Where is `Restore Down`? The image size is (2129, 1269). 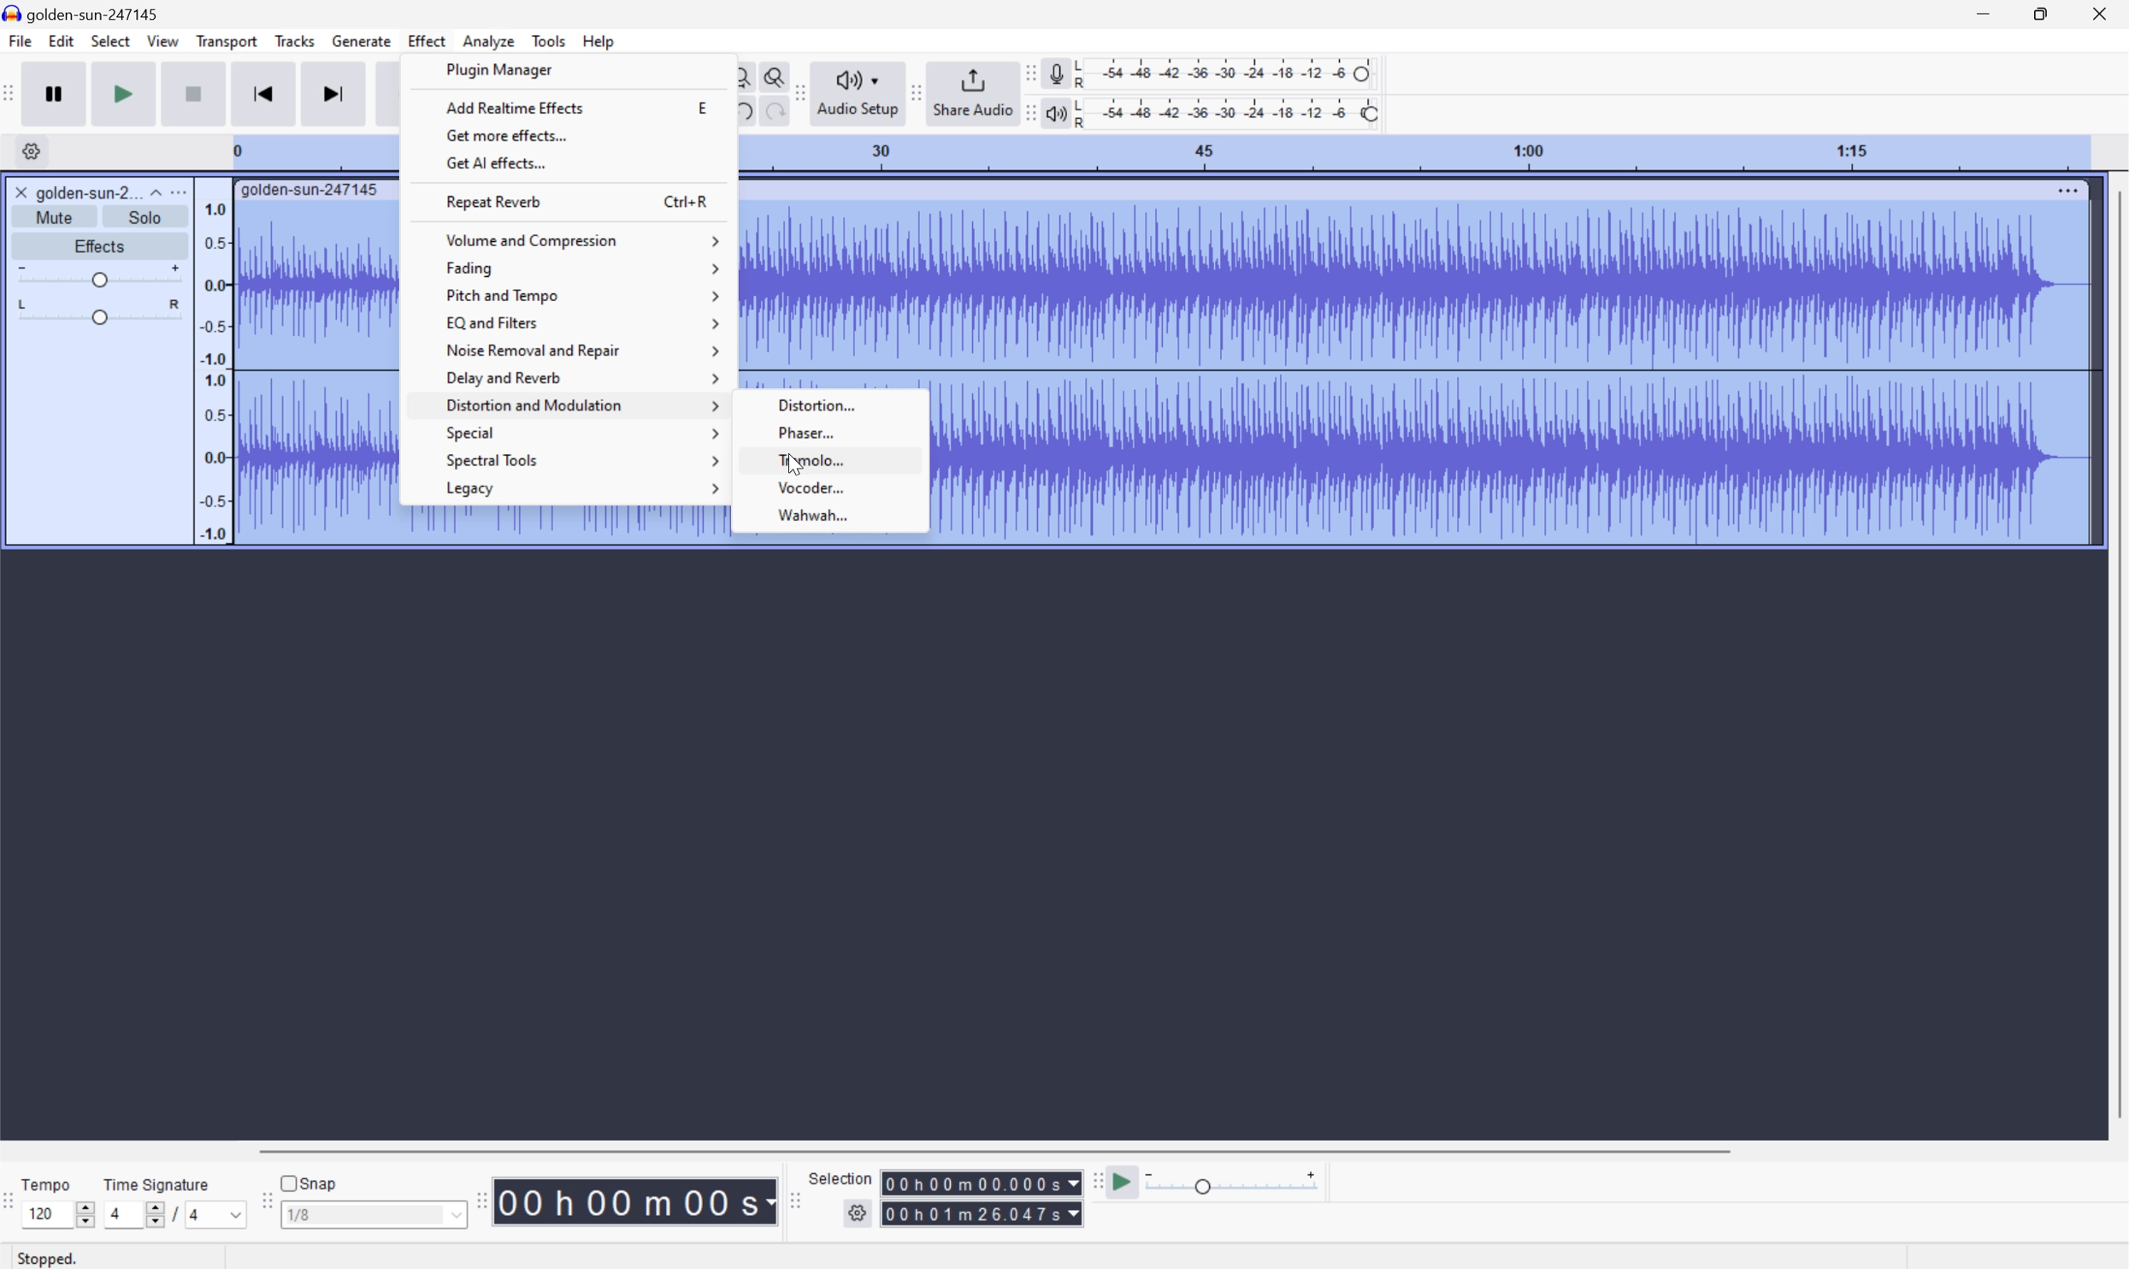
Restore Down is located at coordinates (2040, 14).